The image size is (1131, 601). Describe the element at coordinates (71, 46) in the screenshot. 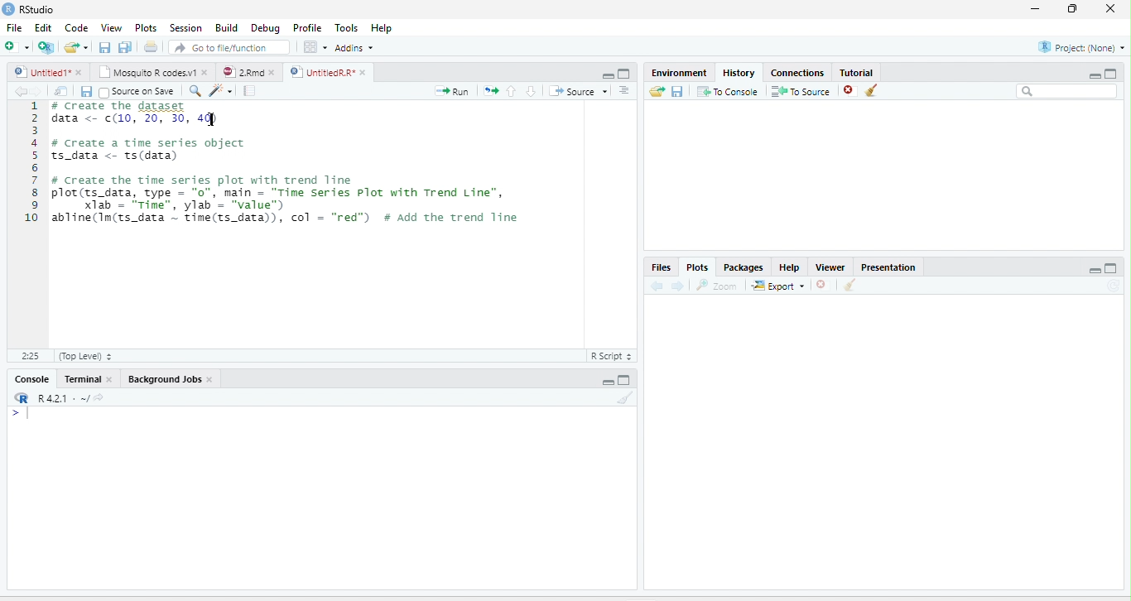

I see `Open an existing file` at that location.